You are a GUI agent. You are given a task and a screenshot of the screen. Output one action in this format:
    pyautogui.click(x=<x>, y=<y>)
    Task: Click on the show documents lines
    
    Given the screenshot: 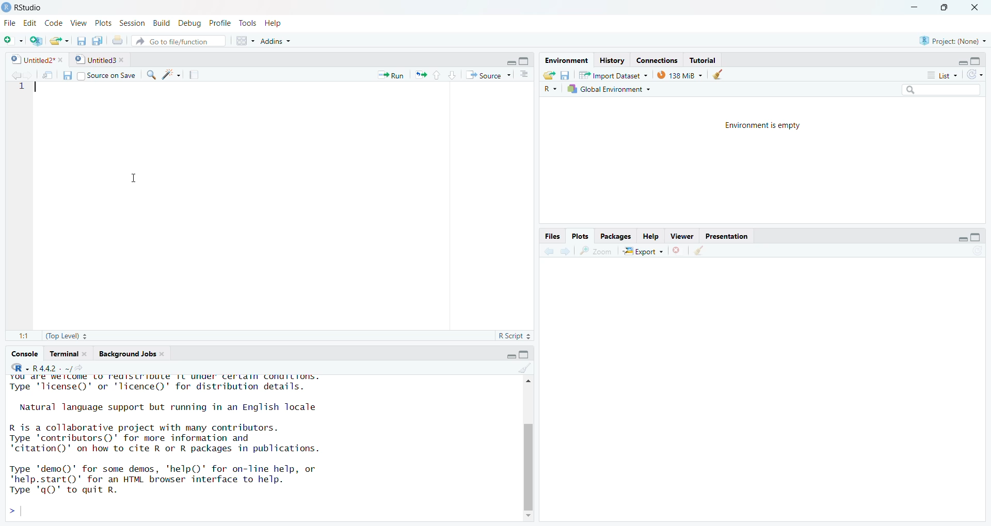 What is the action you would take?
    pyautogui.click(x=525, y=73)
    